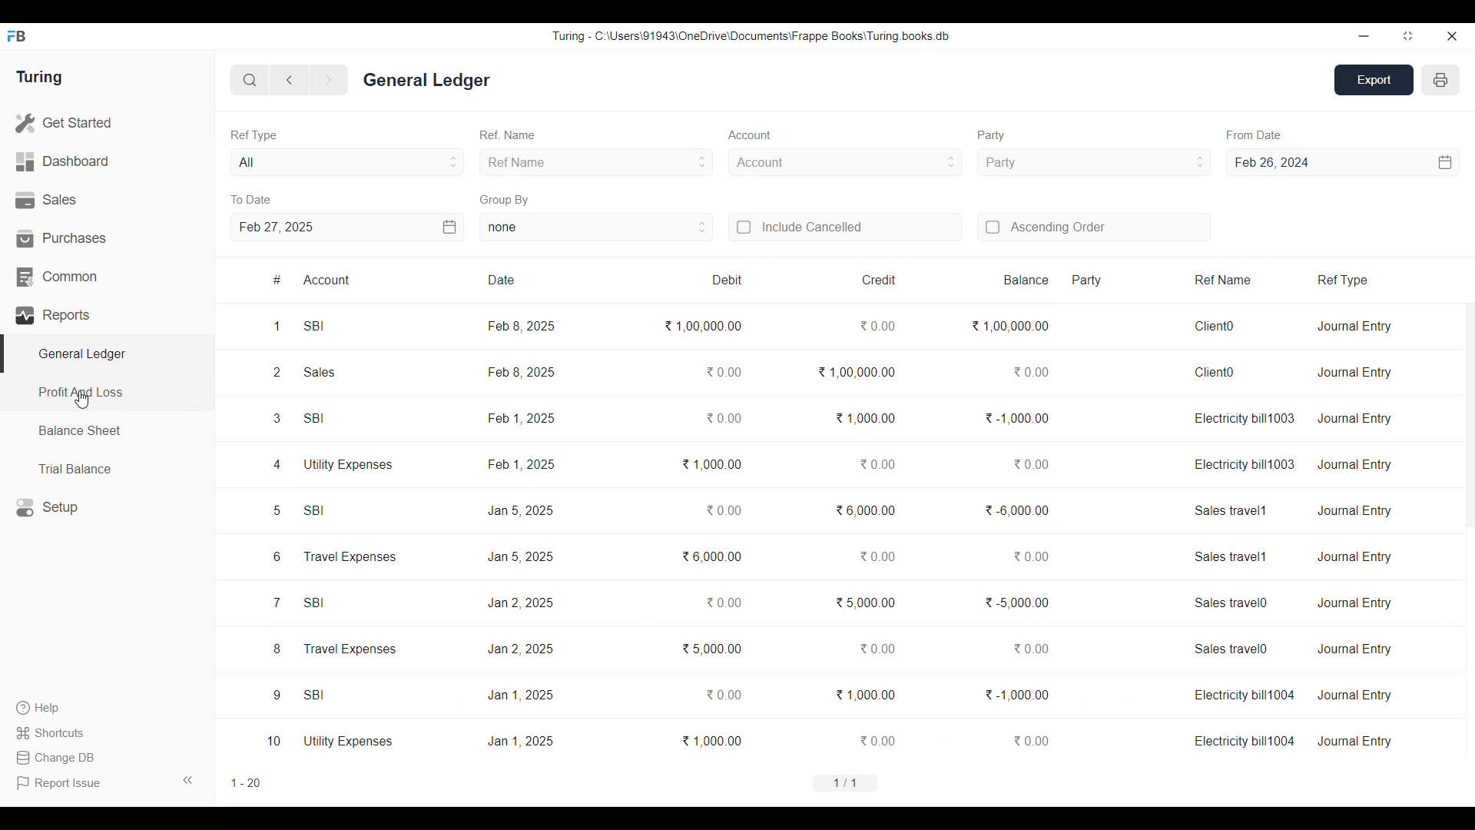 The height and width of the screenshot is (830, 1475). I want to click on Ref Name, so click(508, 134).